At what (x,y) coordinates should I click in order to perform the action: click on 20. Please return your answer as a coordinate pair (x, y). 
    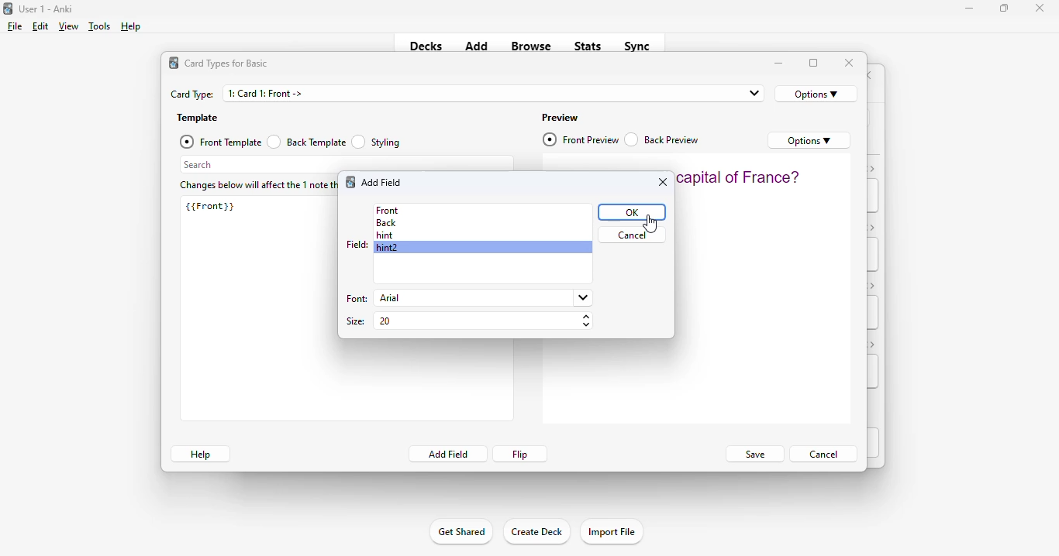
    Looking at the image, I should click on (483, 320).